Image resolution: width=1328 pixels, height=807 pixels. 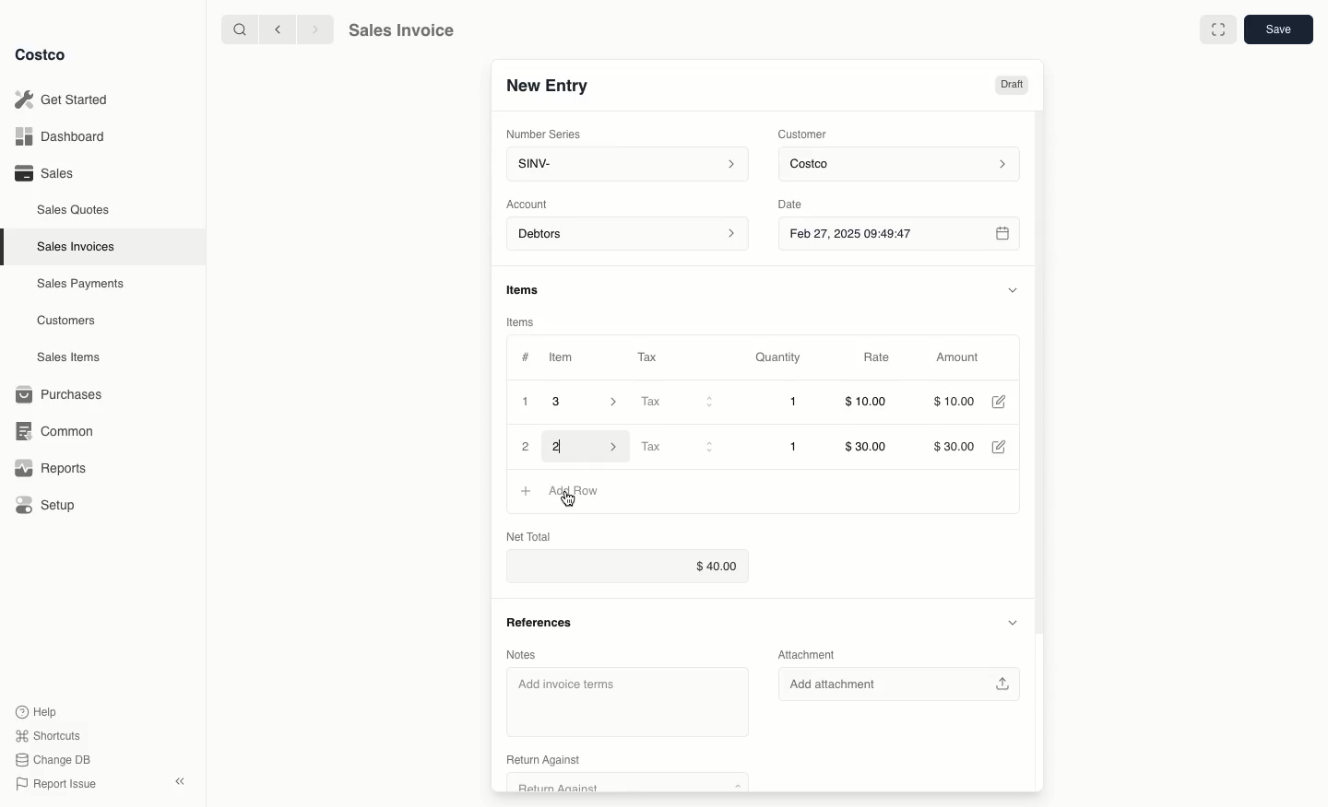 I want to click on Dashboard, so click(x=65, y=137).